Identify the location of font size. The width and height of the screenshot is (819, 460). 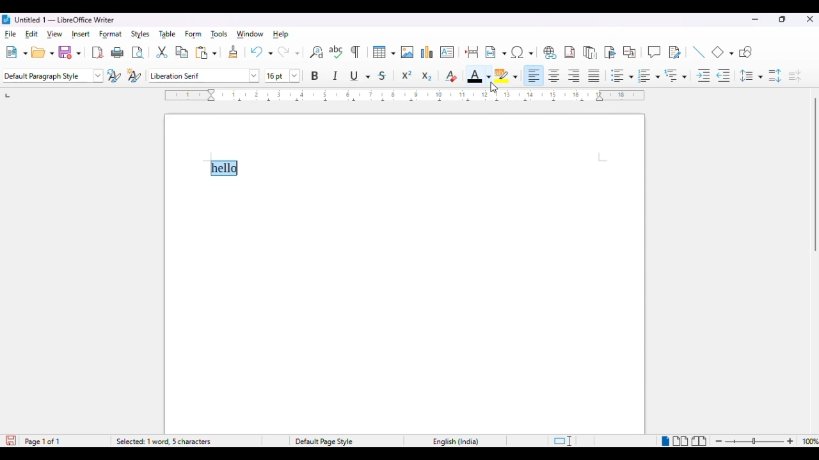
(283, 76).